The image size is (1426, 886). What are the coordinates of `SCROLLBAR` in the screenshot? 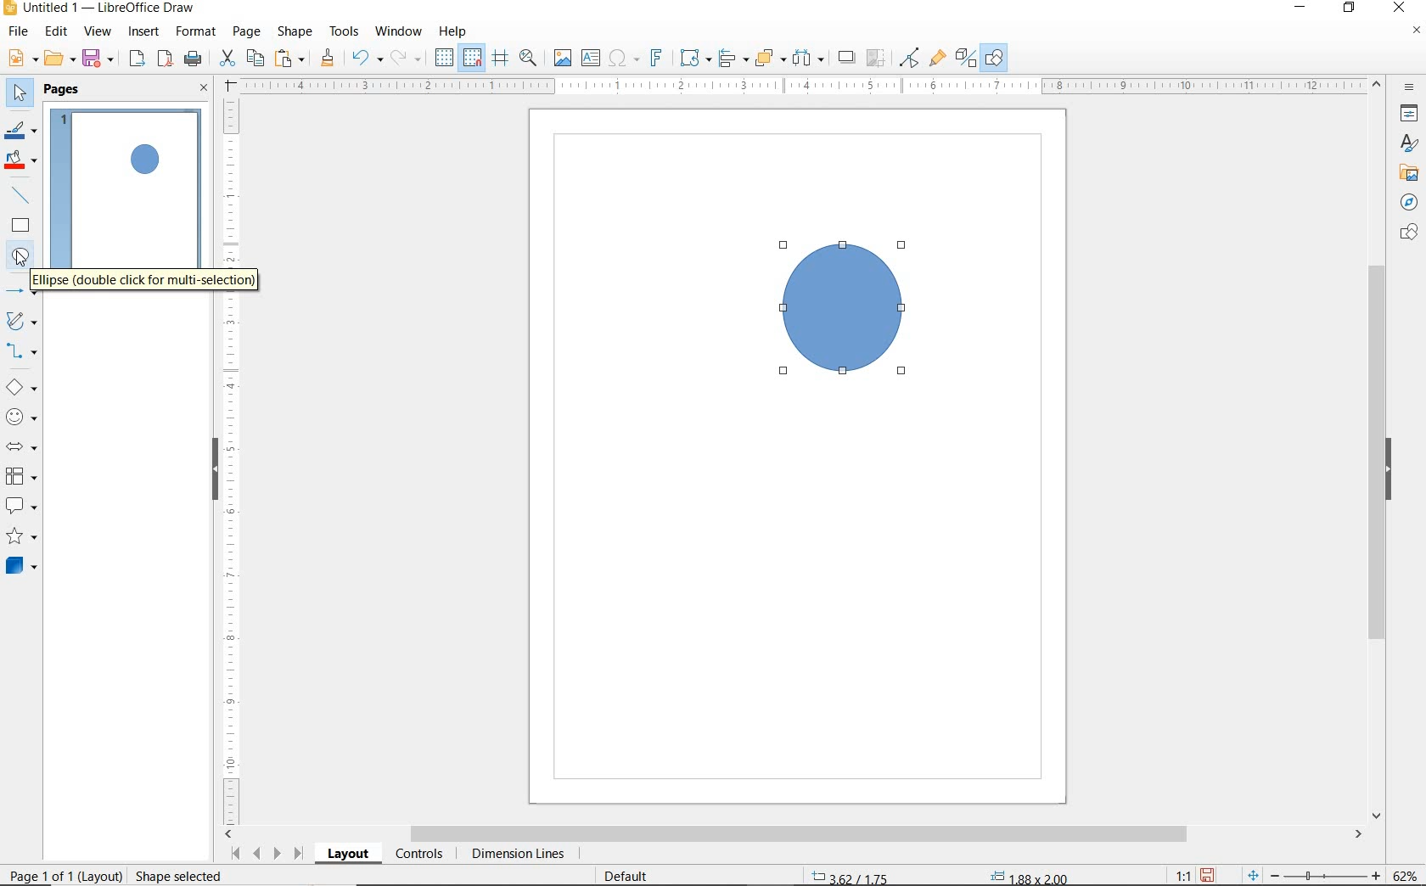 It's located at (1377, 451).